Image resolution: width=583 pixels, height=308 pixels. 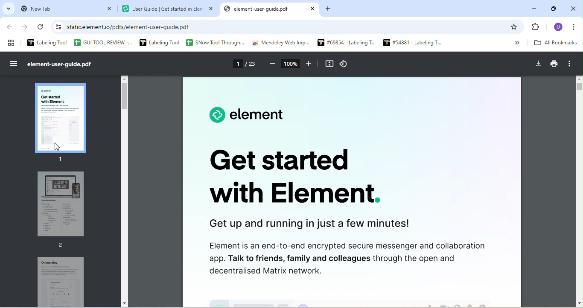 What do you see at coordinates (281, 44) in the screenshot?
I see `Mendeley Web Imp...` at bounding box center [281, 44].